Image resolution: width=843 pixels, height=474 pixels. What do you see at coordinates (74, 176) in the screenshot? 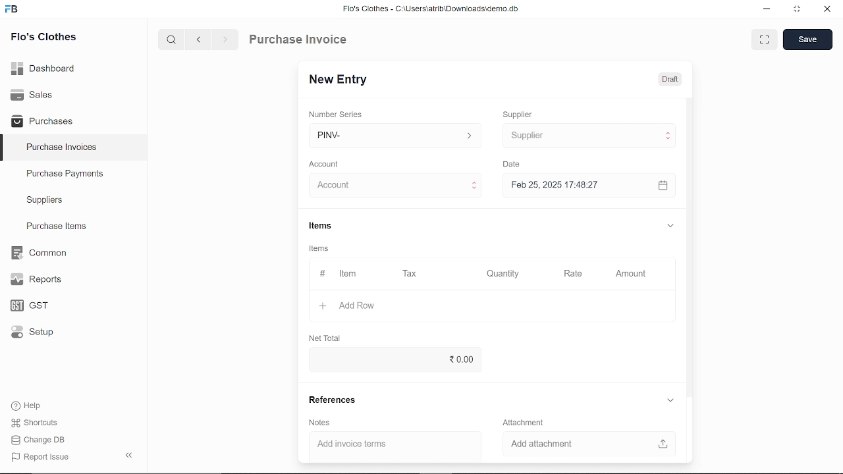
I see `Purchase Payments` at bounding box center [74, 176].